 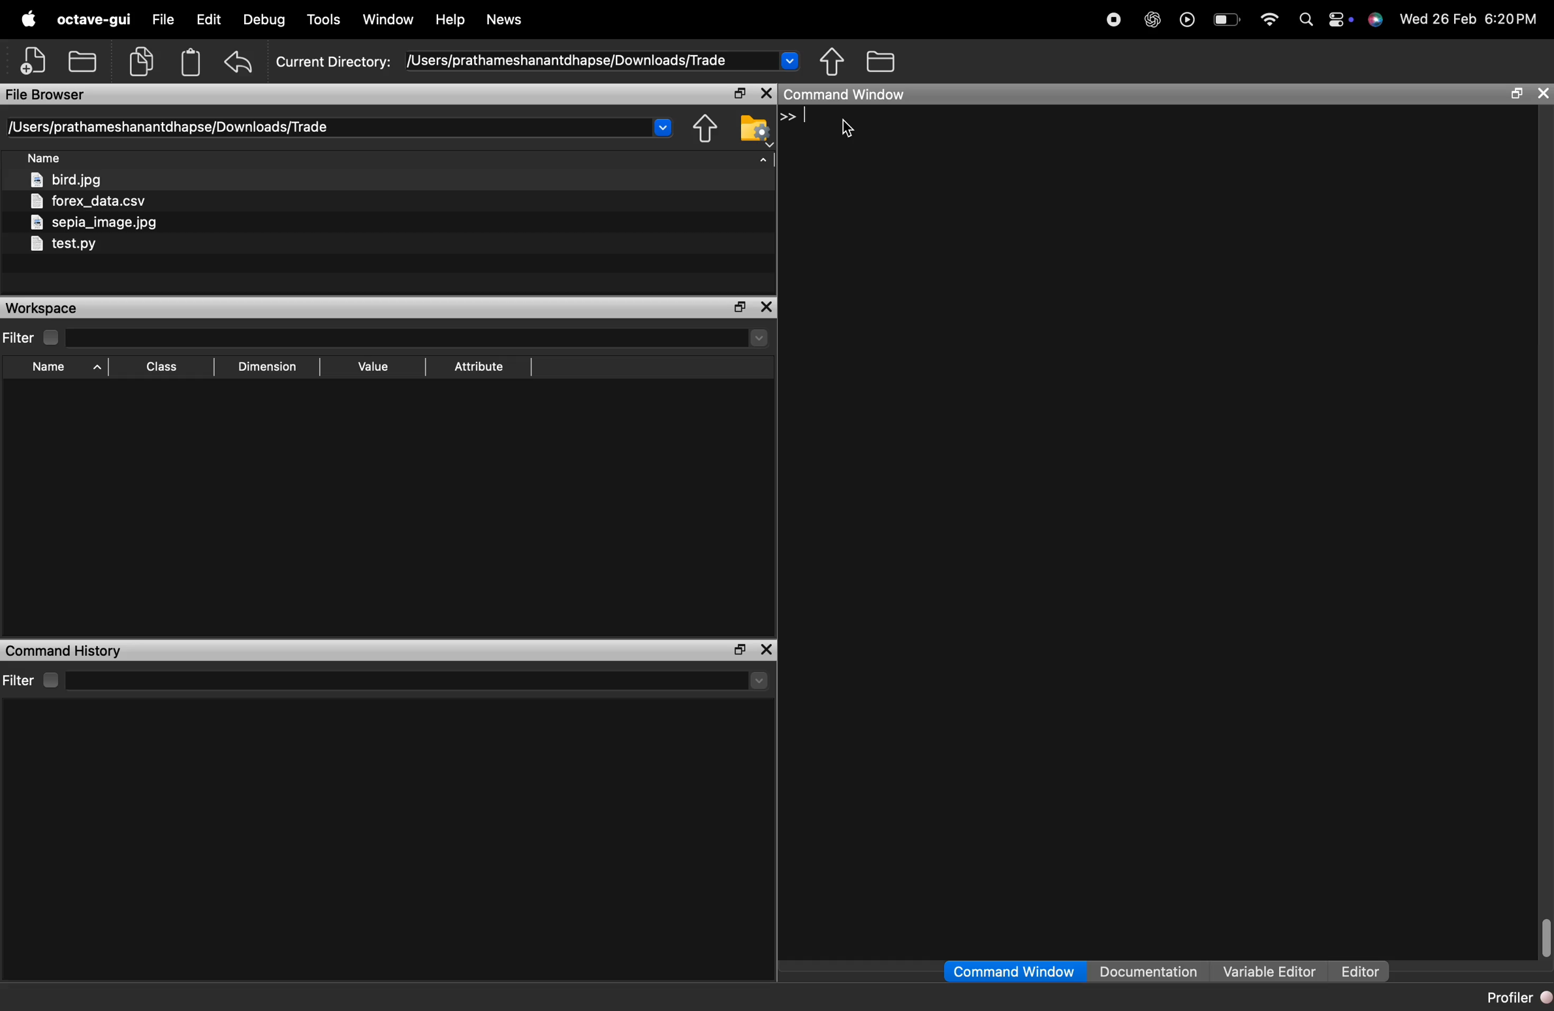 What do you see at coordinates (1228, 20) in the screenshot?
I see `battery` at bounding box center [1228, 20].